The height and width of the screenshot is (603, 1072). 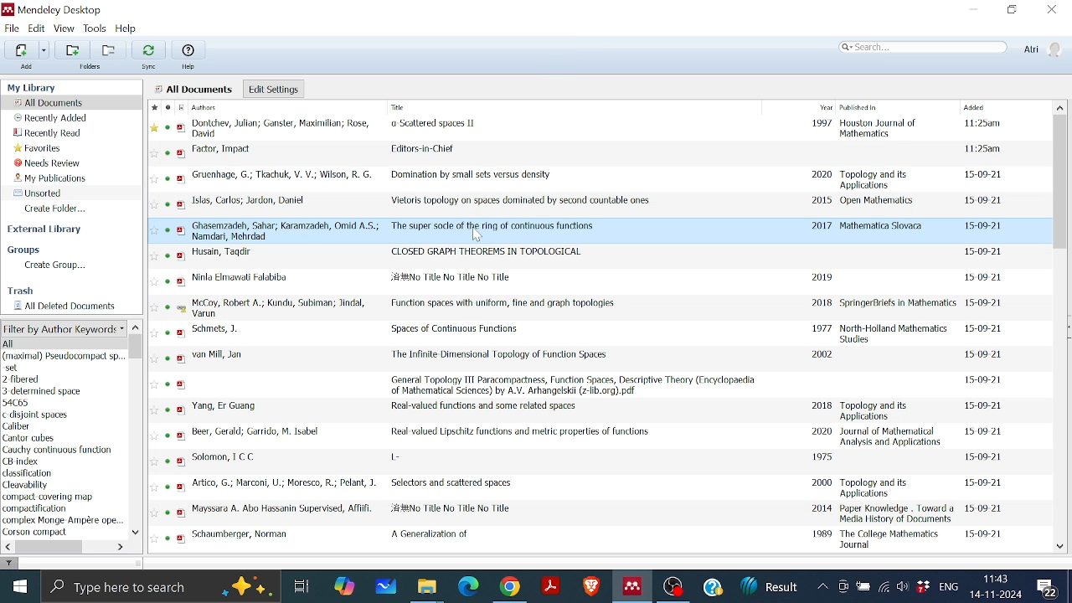 I want to click on The super socle of the ring of continuous functions, so click(x=590, y=230).